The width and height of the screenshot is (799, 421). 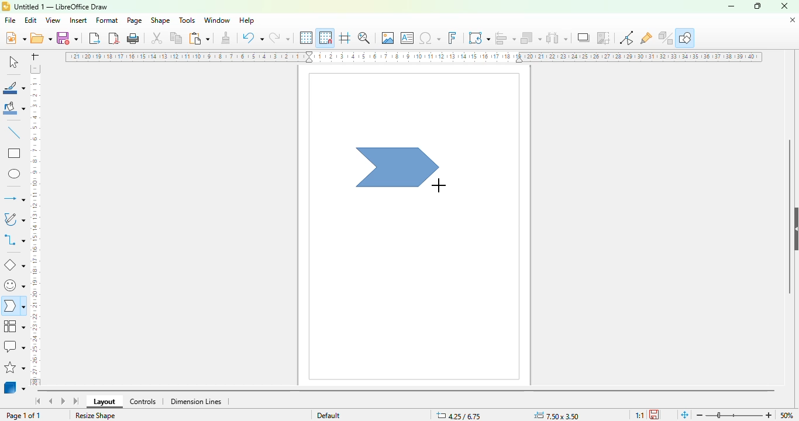 I want to click on drag to, so click(x=439, y=186).